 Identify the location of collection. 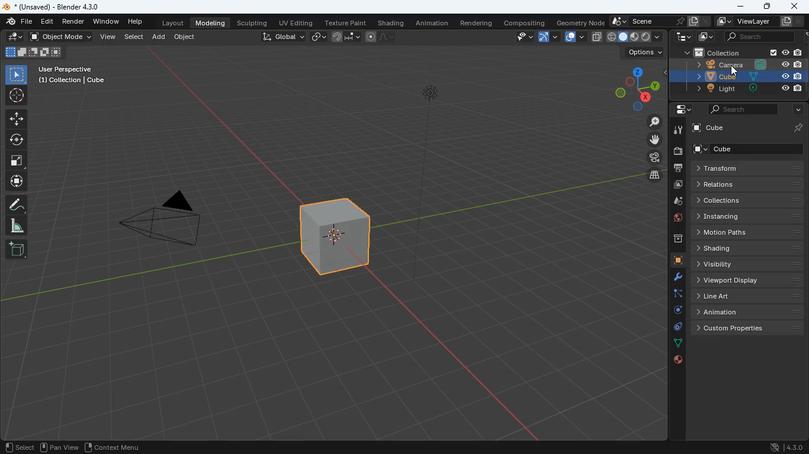
(743, 52).